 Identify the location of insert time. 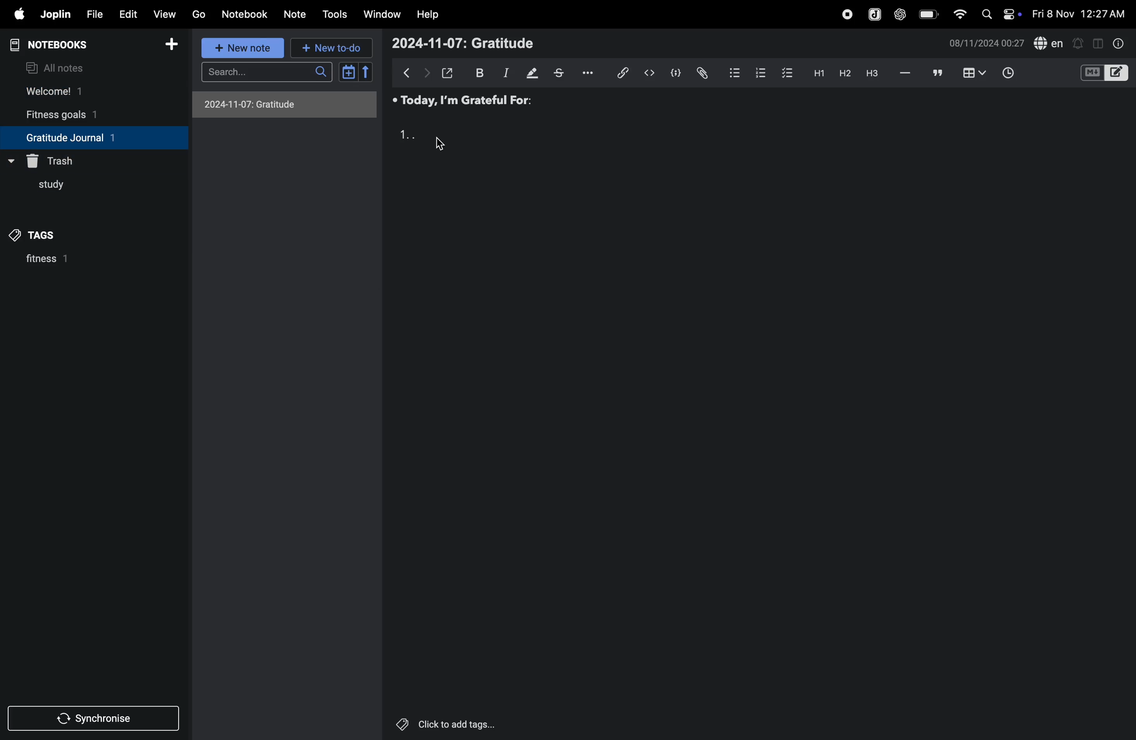
(1006, 74).